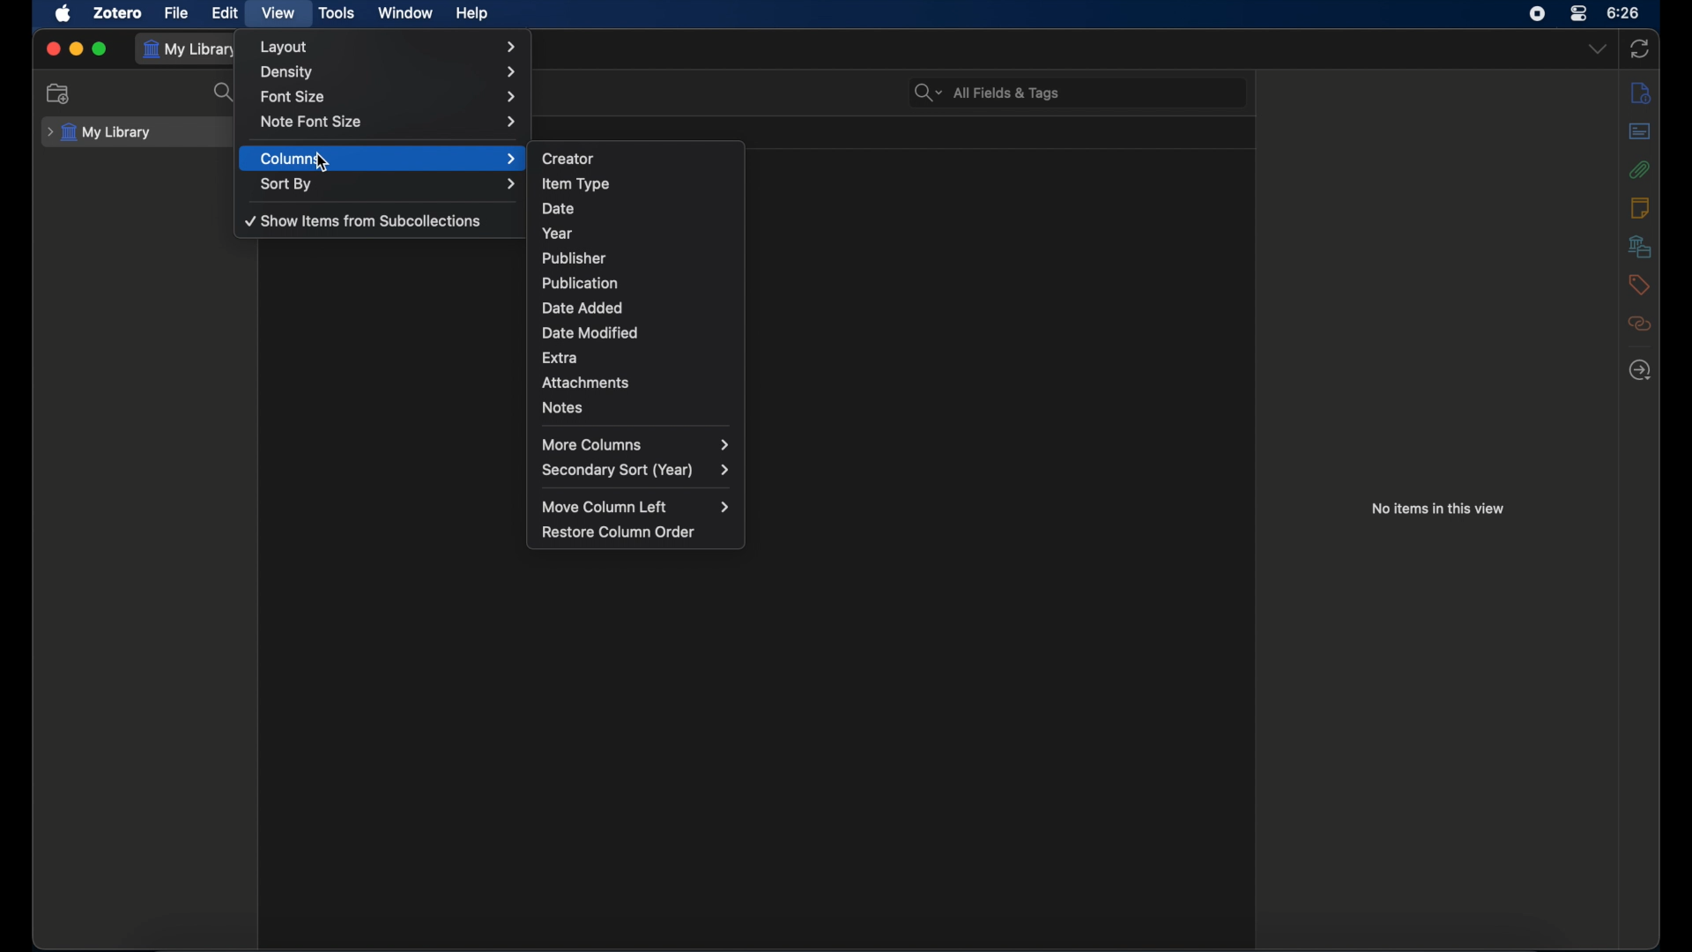 Image resolution: width=1692 pixels, height=952 pixels. I want to click on attachments, so click(636, 383).